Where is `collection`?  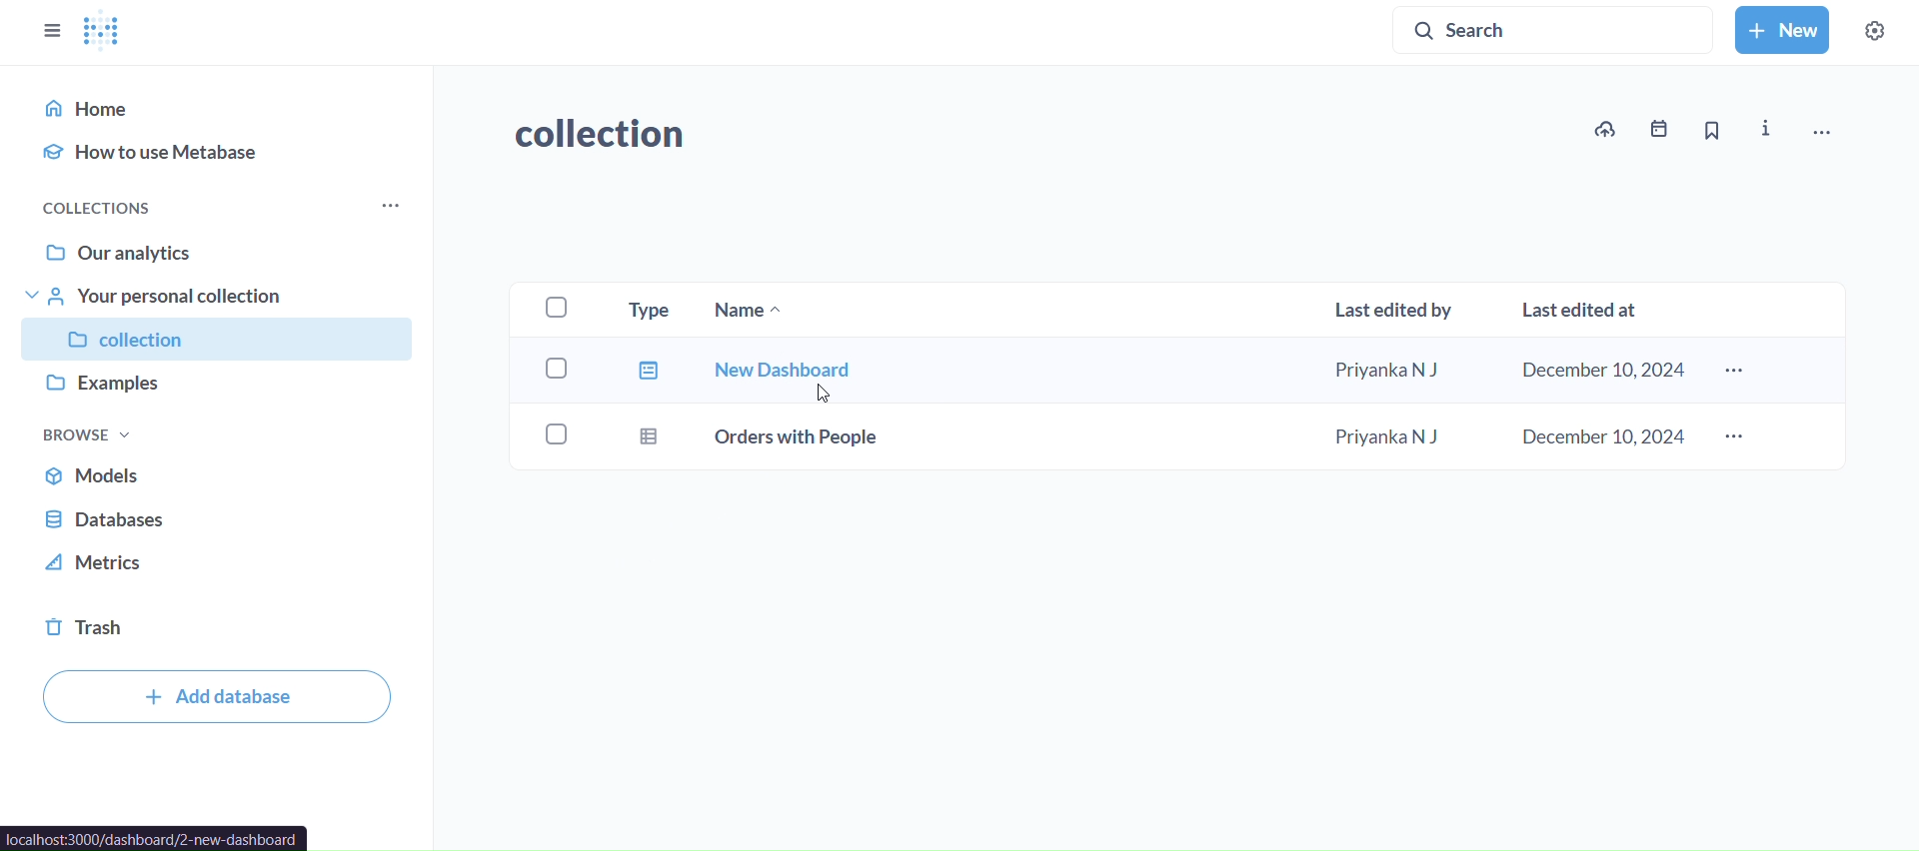
collection is located at coordinates (602, 135).